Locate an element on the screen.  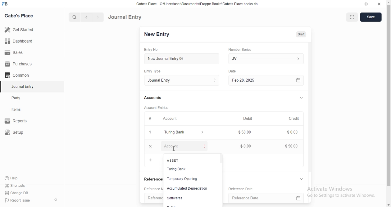
$000 is located at coordinates (295, 132).